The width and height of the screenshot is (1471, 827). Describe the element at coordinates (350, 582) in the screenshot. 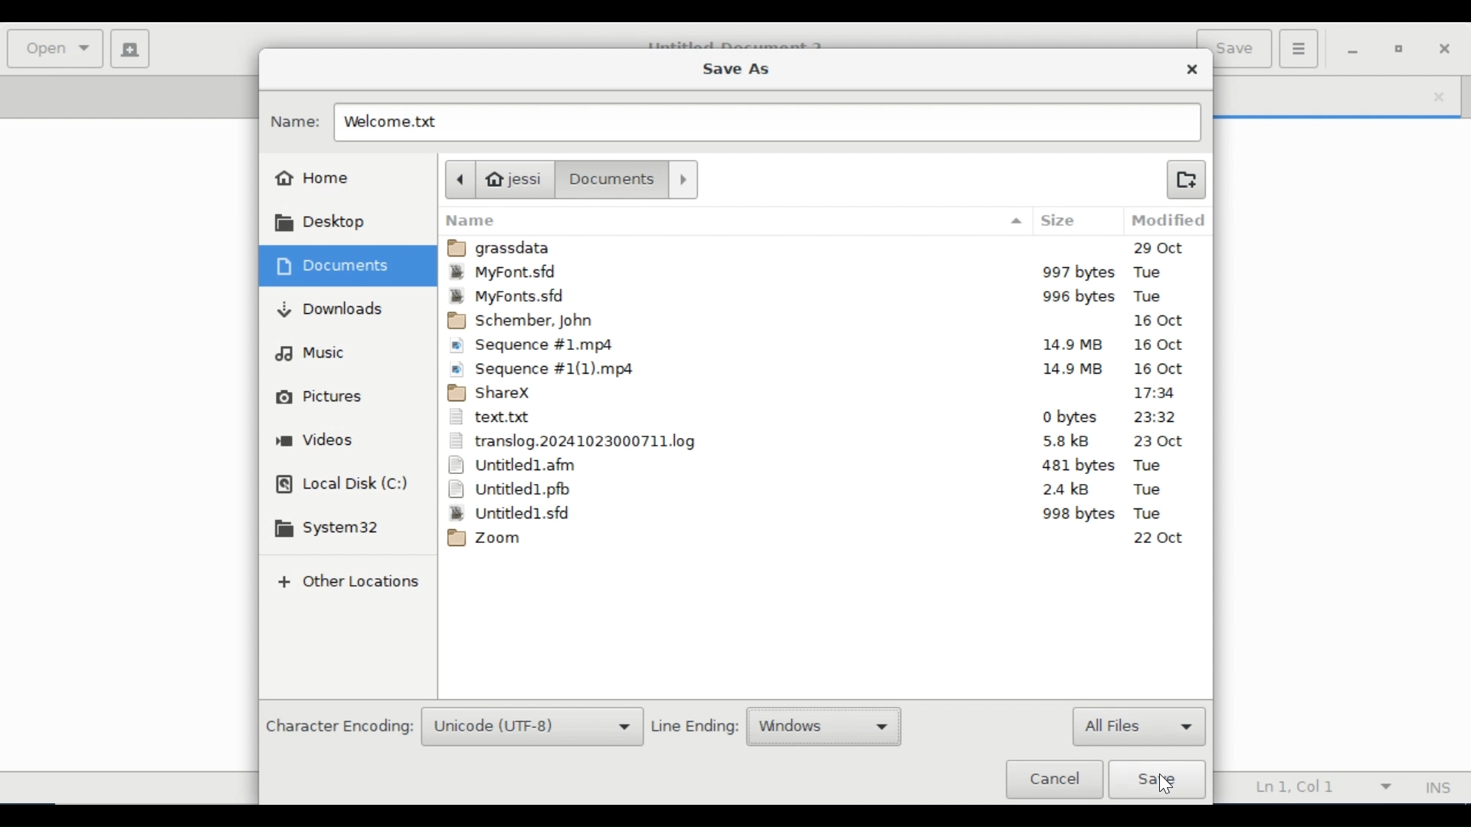

I see `Add Other Locations` at that location.